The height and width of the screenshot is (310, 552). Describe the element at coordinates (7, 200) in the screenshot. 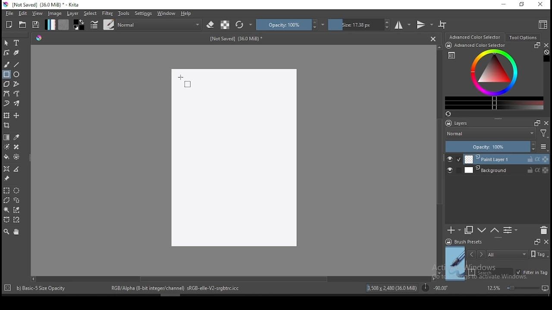

I see `polygon selection tool` at that location.